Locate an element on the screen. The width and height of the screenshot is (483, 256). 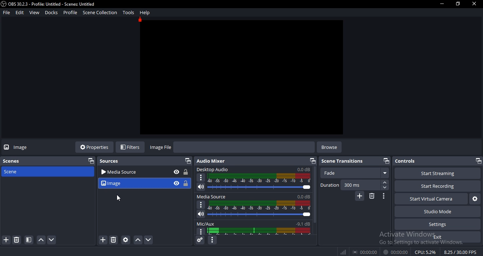
duration is located at coordinates (330, 185).